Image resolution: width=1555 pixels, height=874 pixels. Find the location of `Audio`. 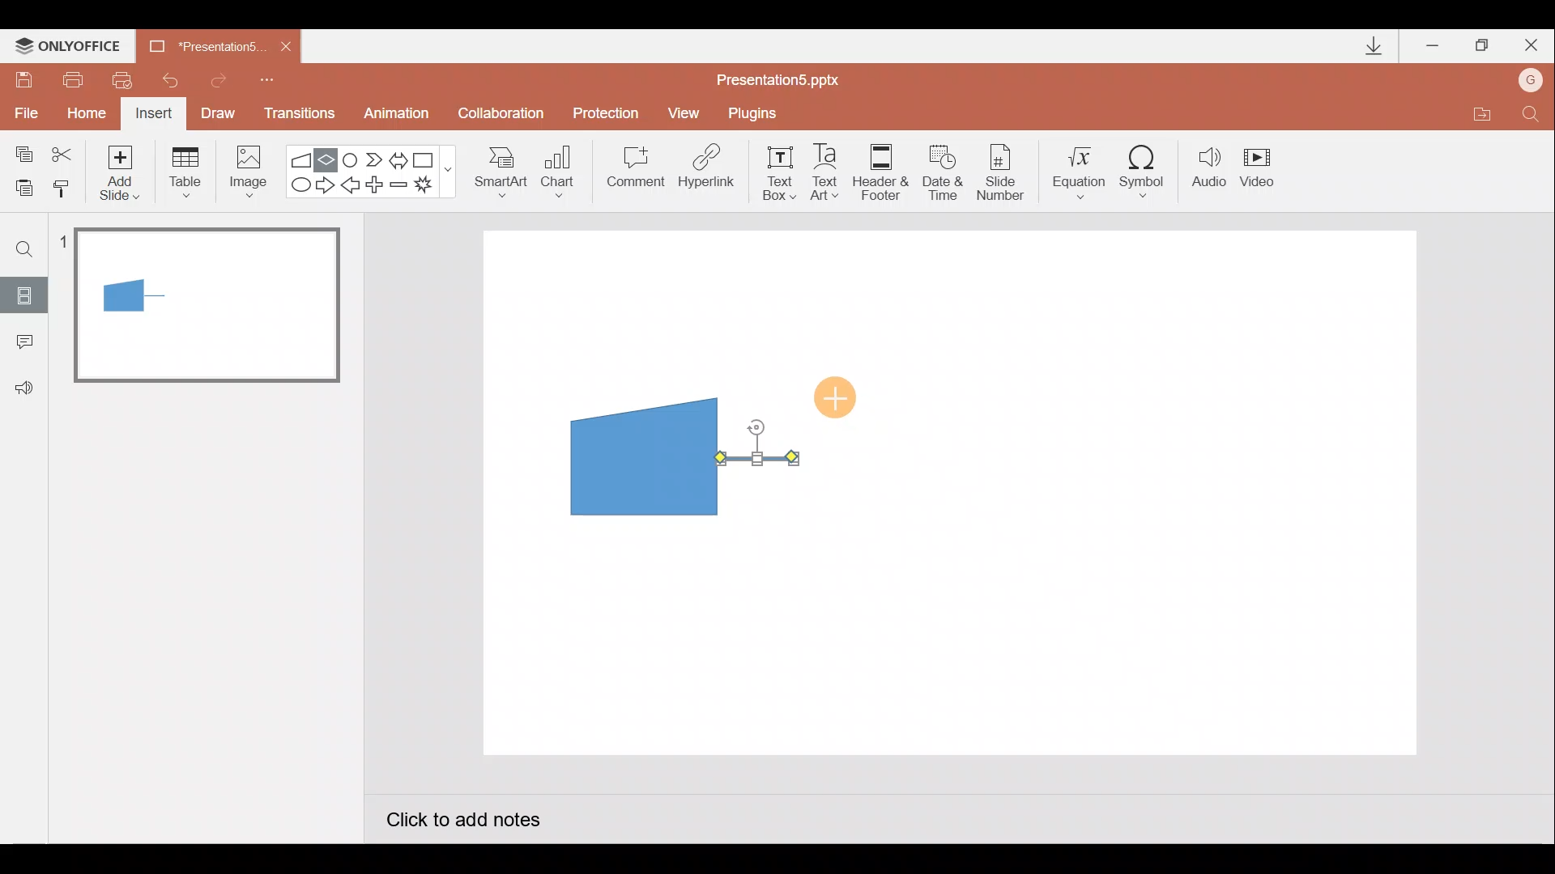

Audio is located at coordinates (1210, 171).